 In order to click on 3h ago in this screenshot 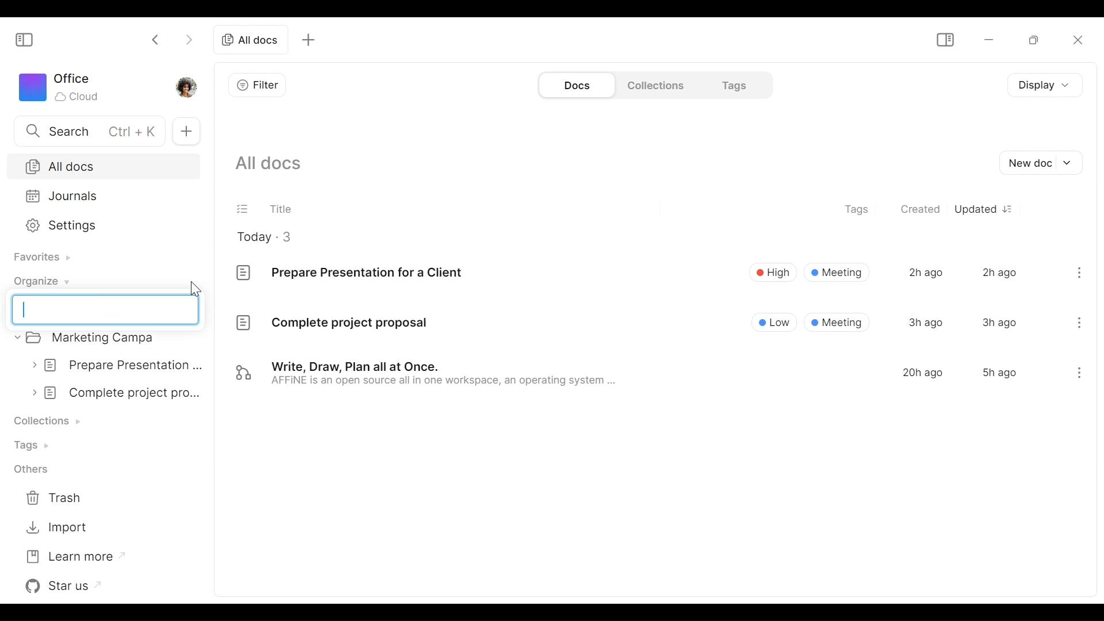, I will do `click(999, 323)`.